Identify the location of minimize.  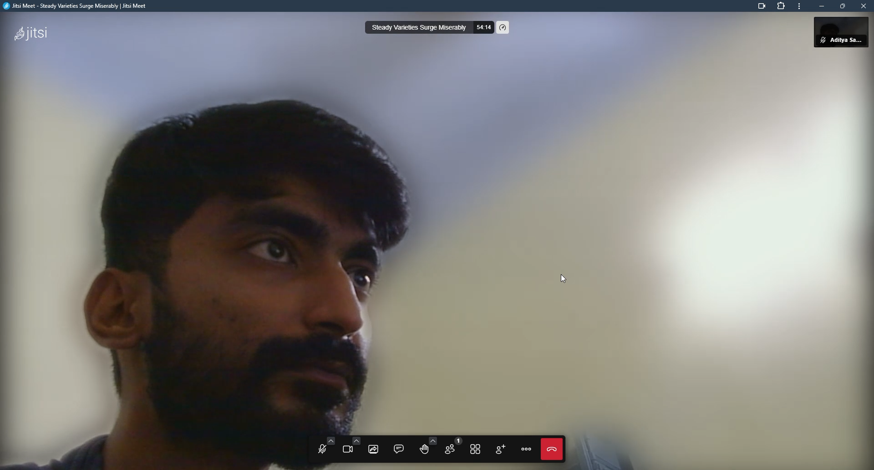
(820, 6).